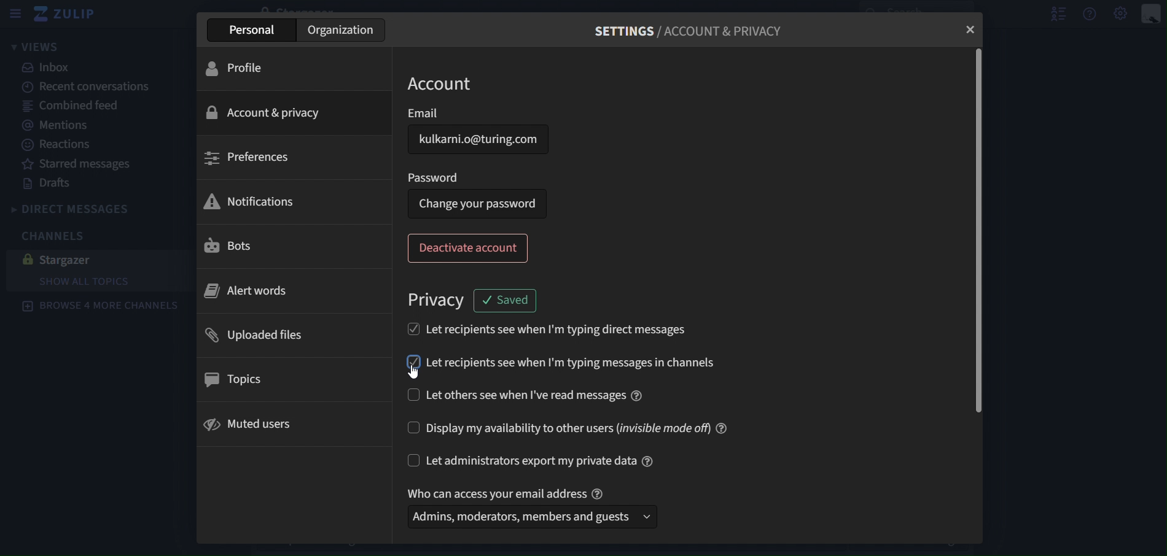 This screenshot has height=556, width=1167. I want to click on deactivate account, so click(466, 248).